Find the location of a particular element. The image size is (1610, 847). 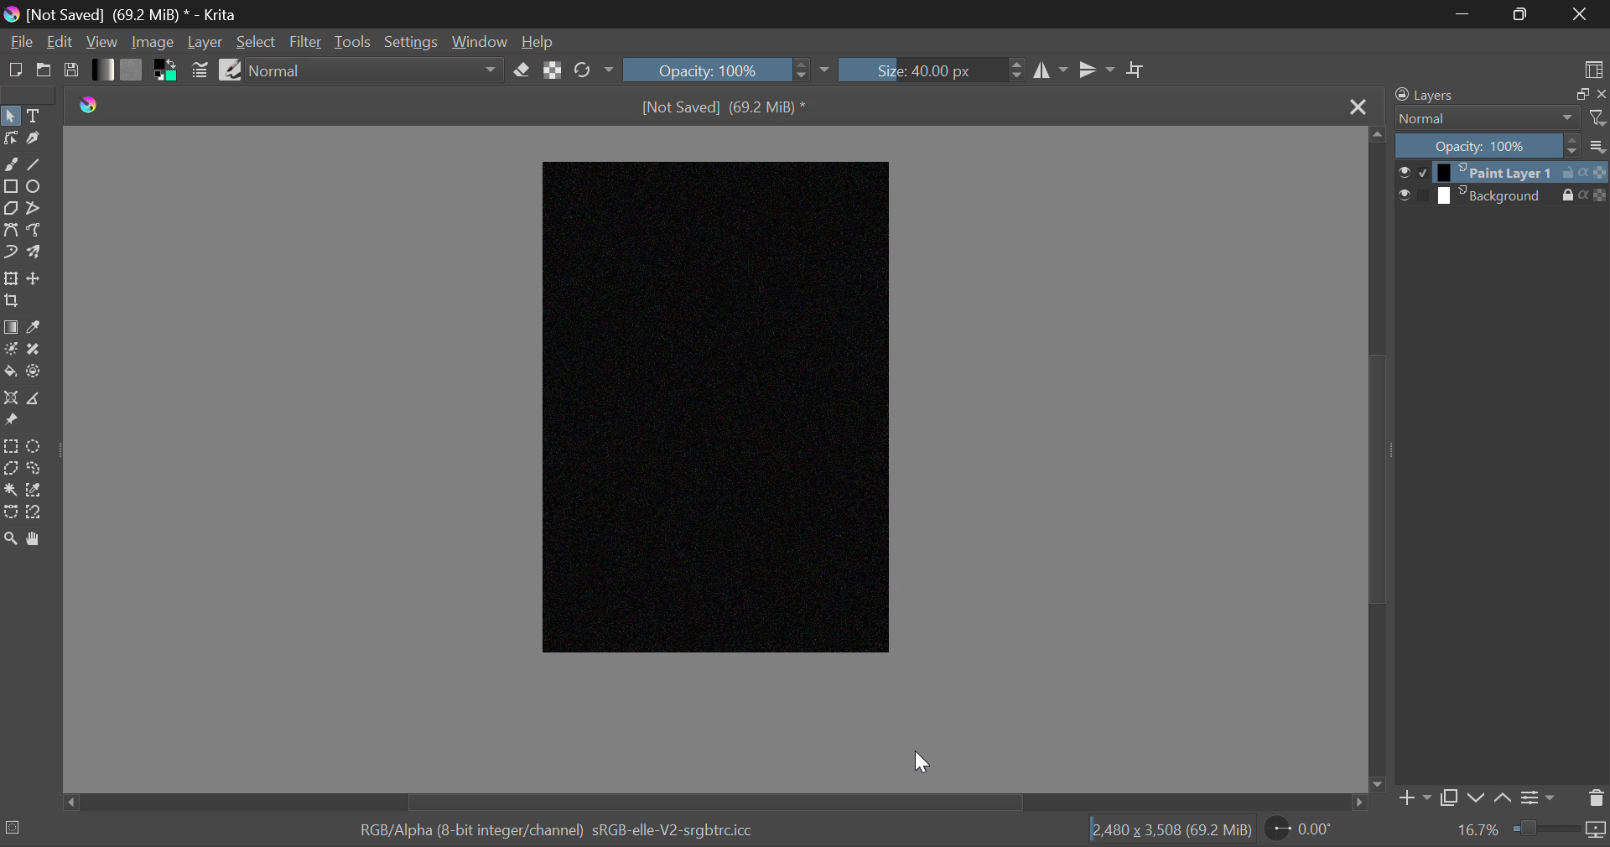

Brush Settings is located at coordinates (201, 70).